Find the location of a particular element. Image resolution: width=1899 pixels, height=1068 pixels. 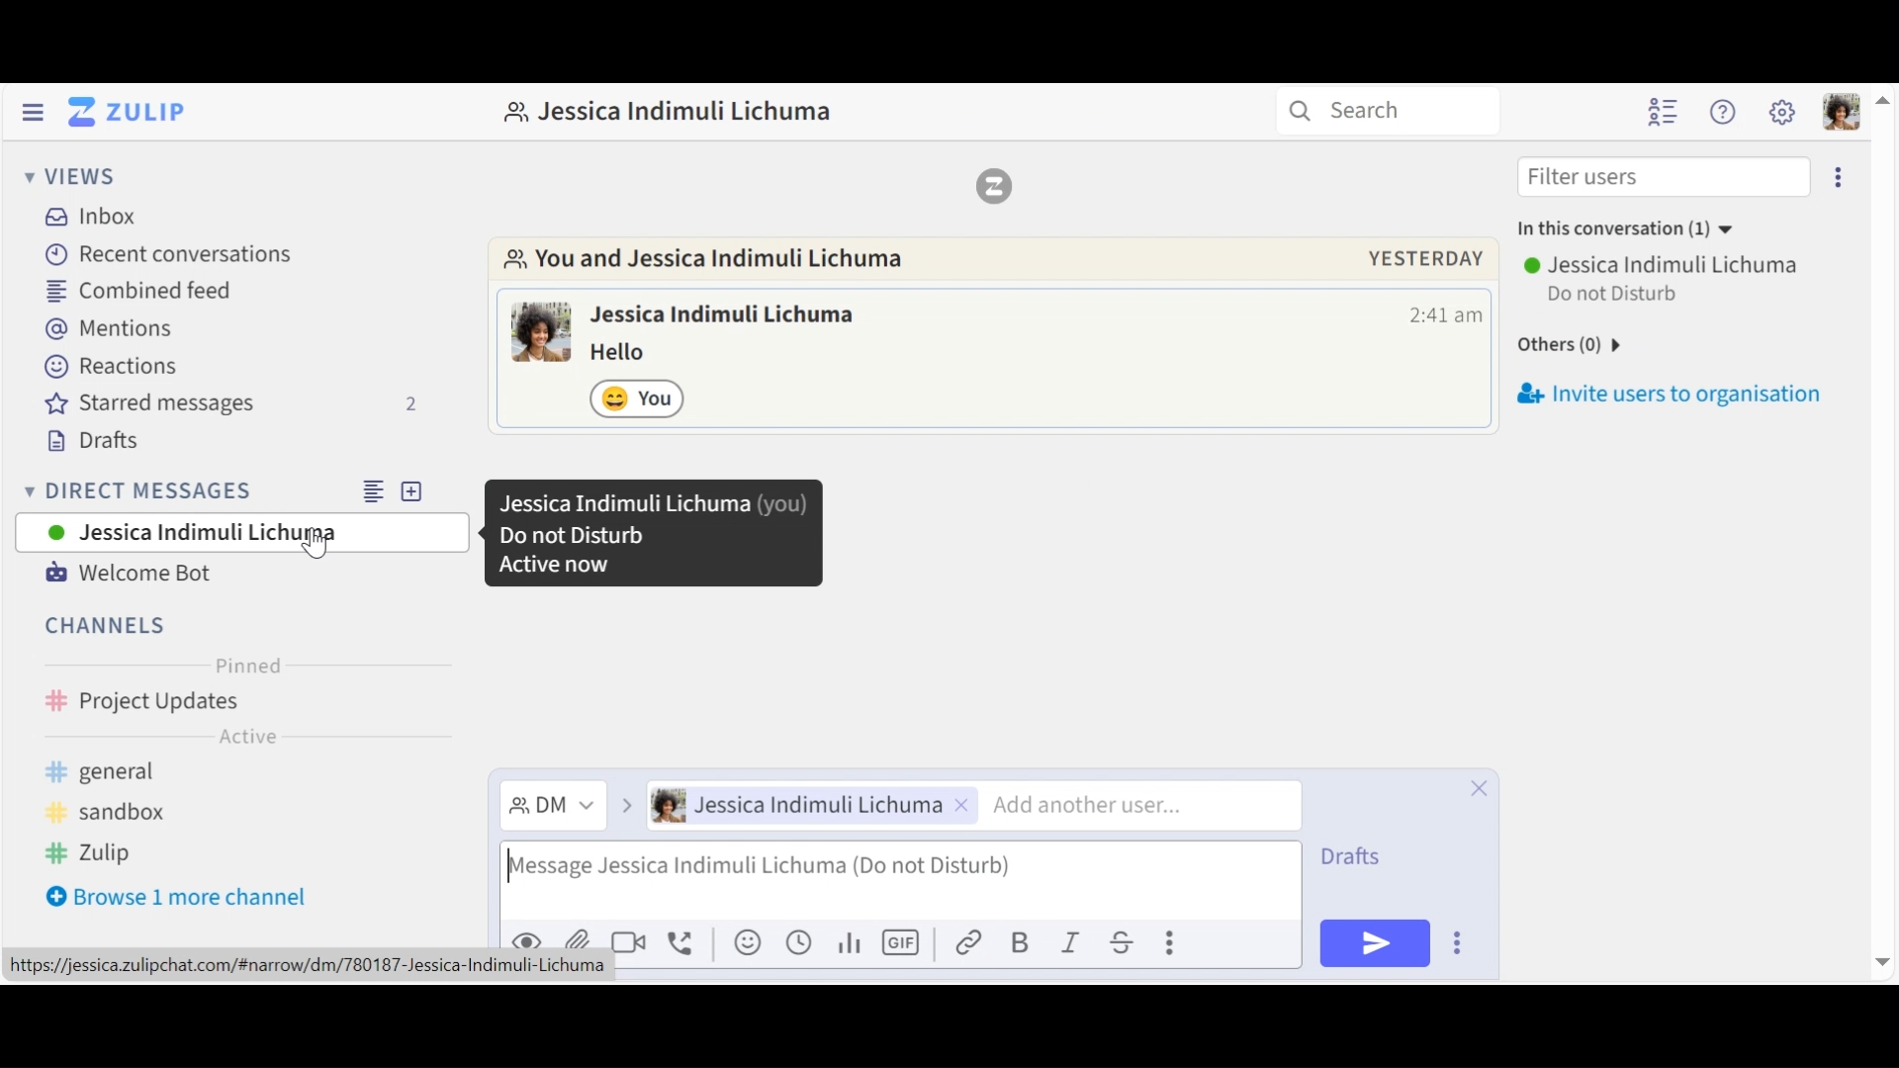

yesterday is located at coordinates (1422, 258).